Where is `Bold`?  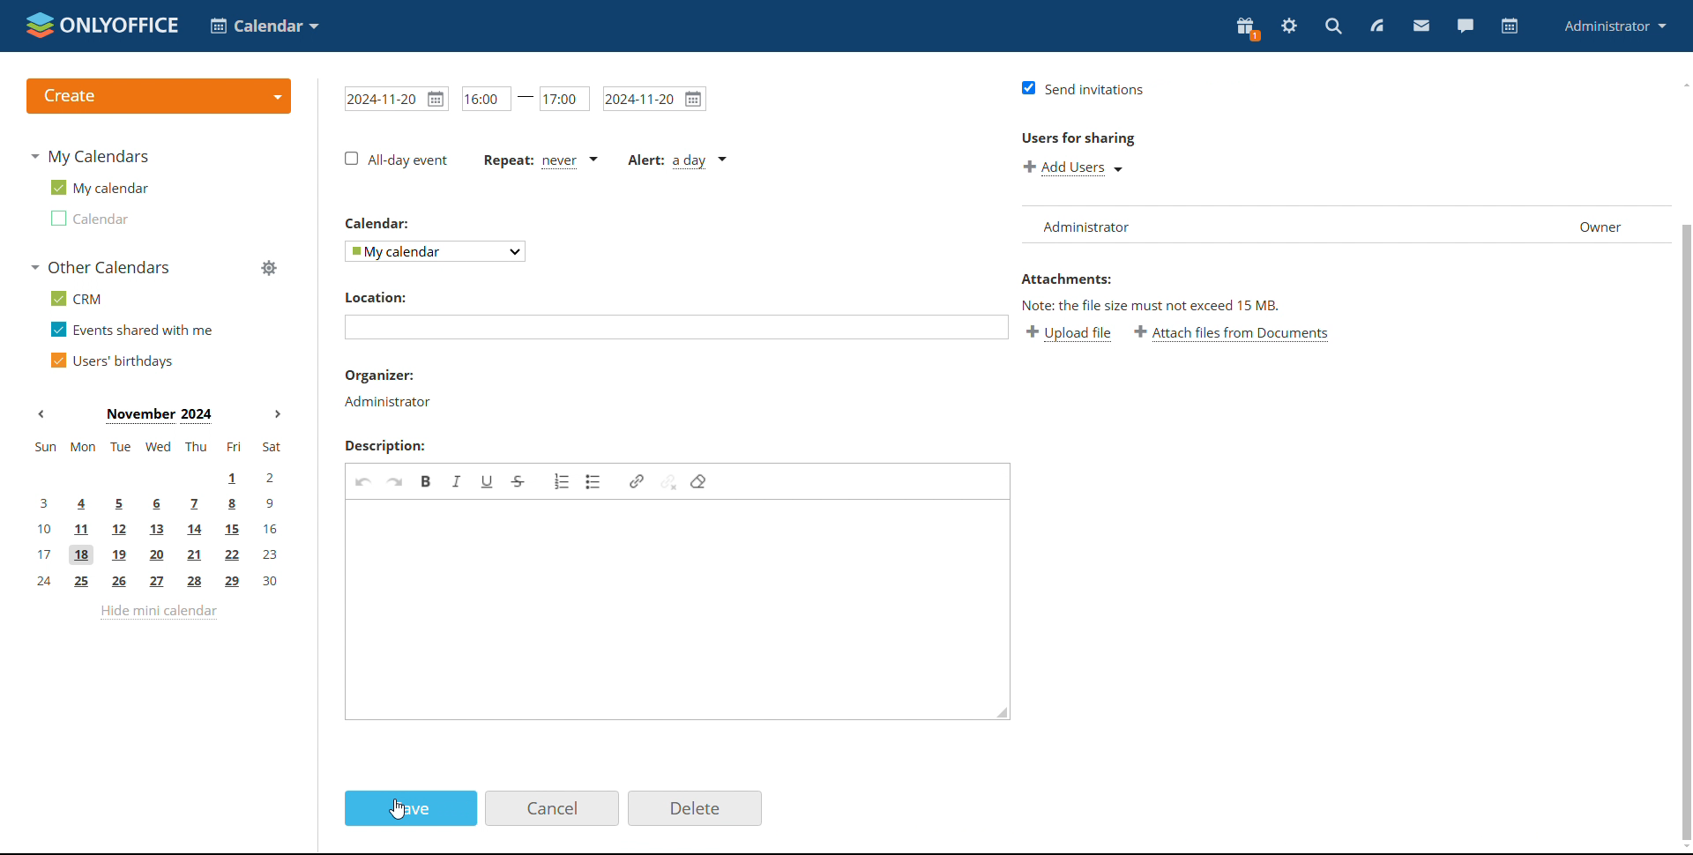
Bold is located at coordinates (427, 483).